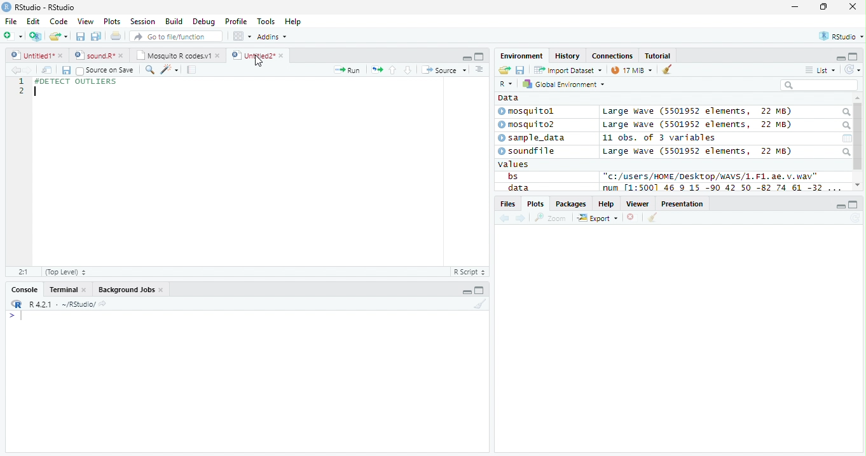 The width and height of the screenshot is (866, 456). What do you see at coordinates (149, 70) in the screenshot?
I see `Find` at bounding box center [149, 70].